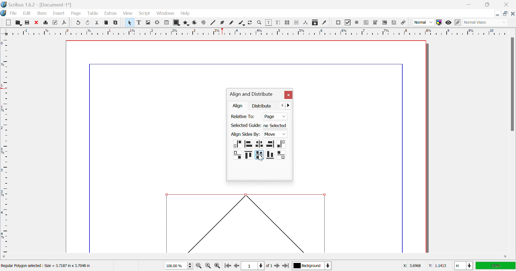 This screenshot has height=271, width=516. I want to click on Cut, so click(98, 23).